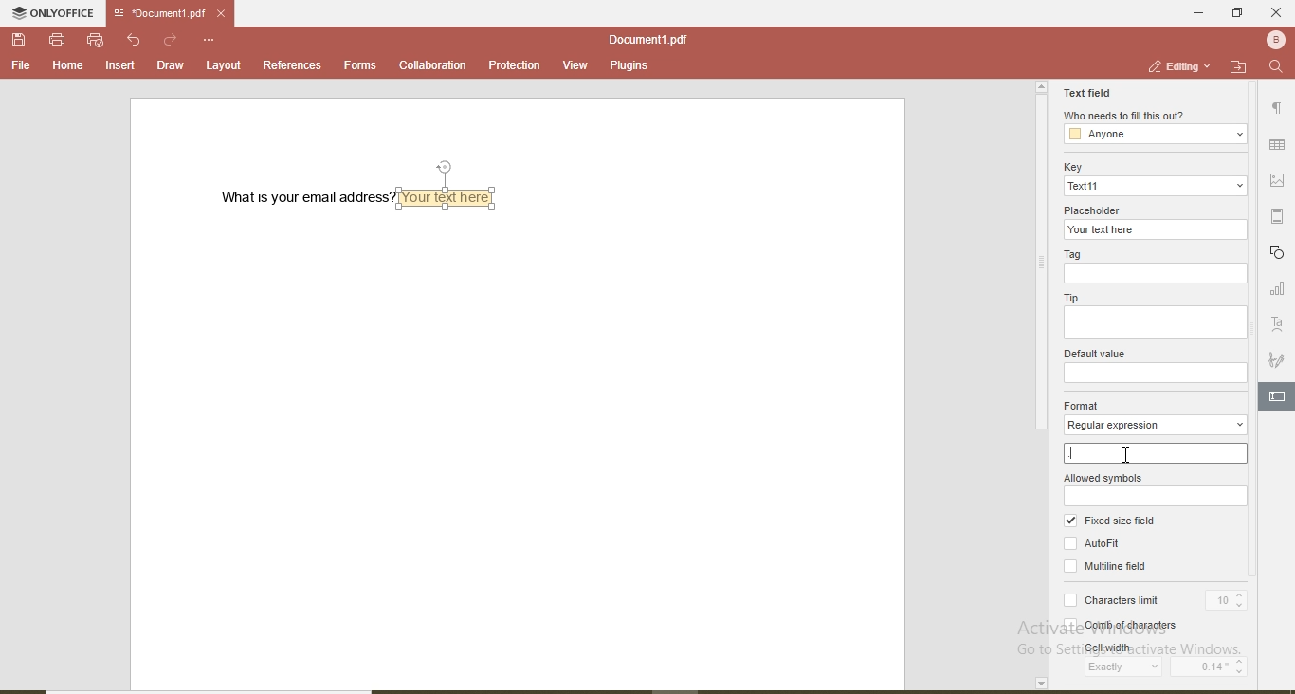  I want to click on cell width, so click(1117, 647).